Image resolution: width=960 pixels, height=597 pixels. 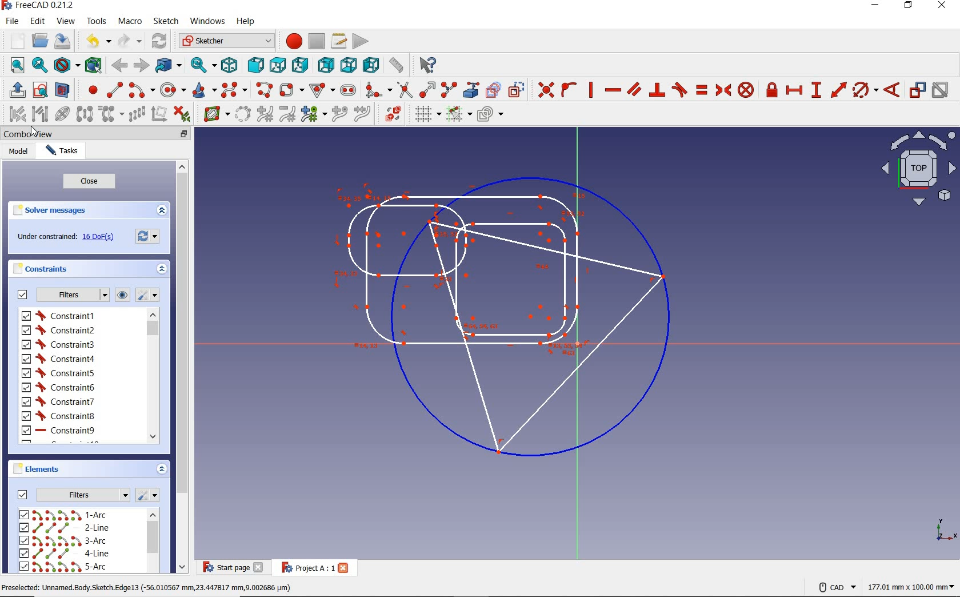 What do you see at coordinates (347, 90) in the screenshot?
I see `create slot` at bounding box center [347, 90].